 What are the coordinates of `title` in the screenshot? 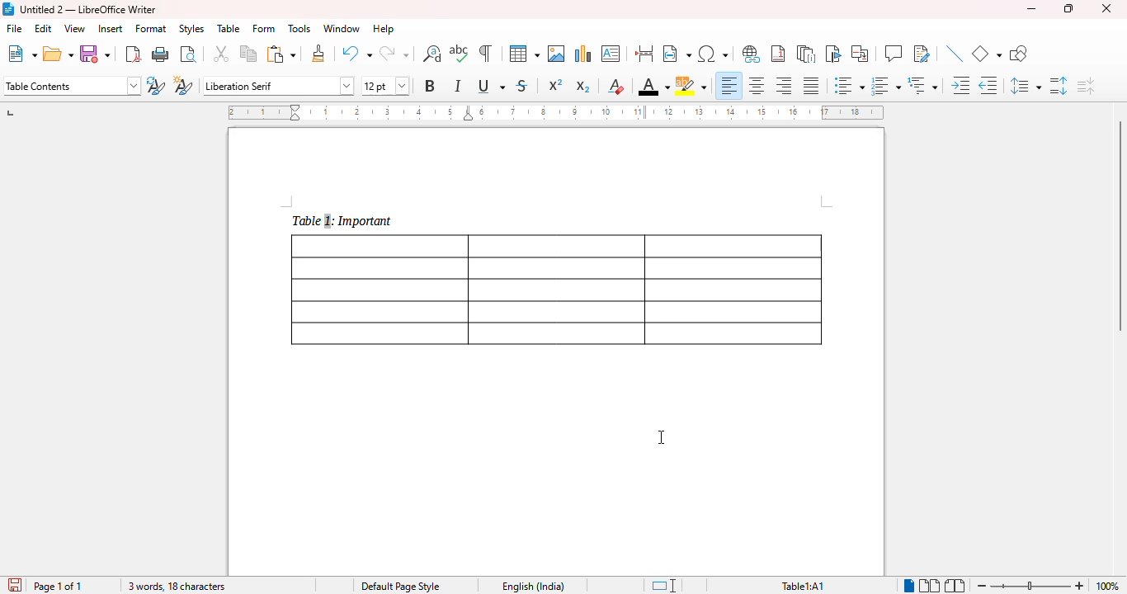 It's located at (88, 10).